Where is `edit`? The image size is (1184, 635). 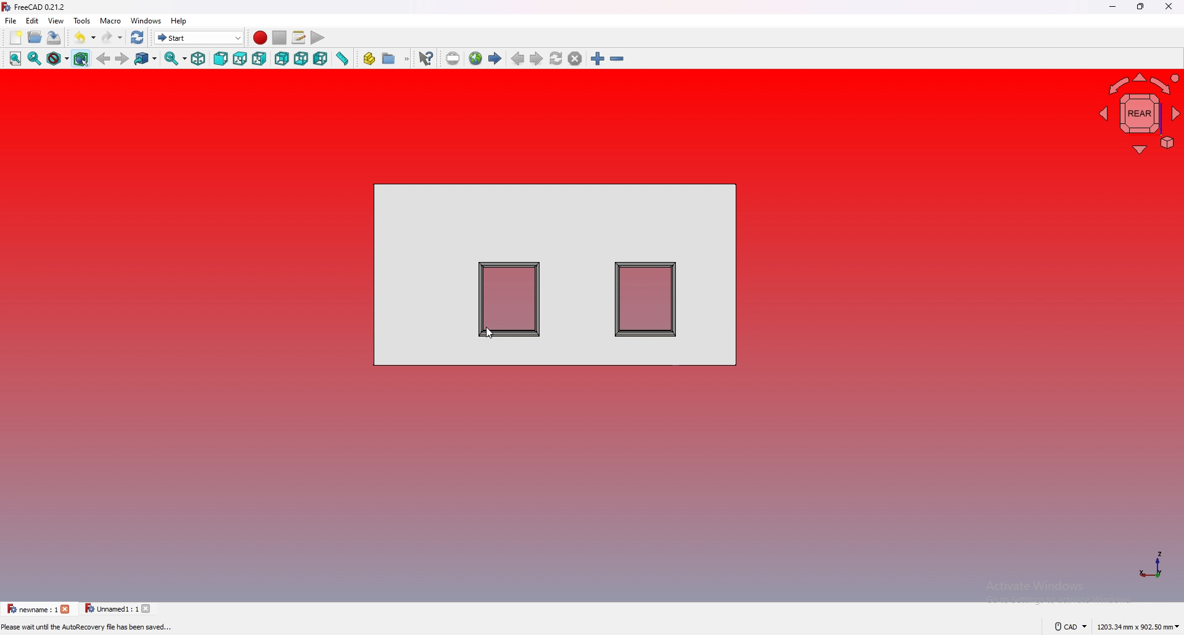 edit is located at coordinates (33, 20).